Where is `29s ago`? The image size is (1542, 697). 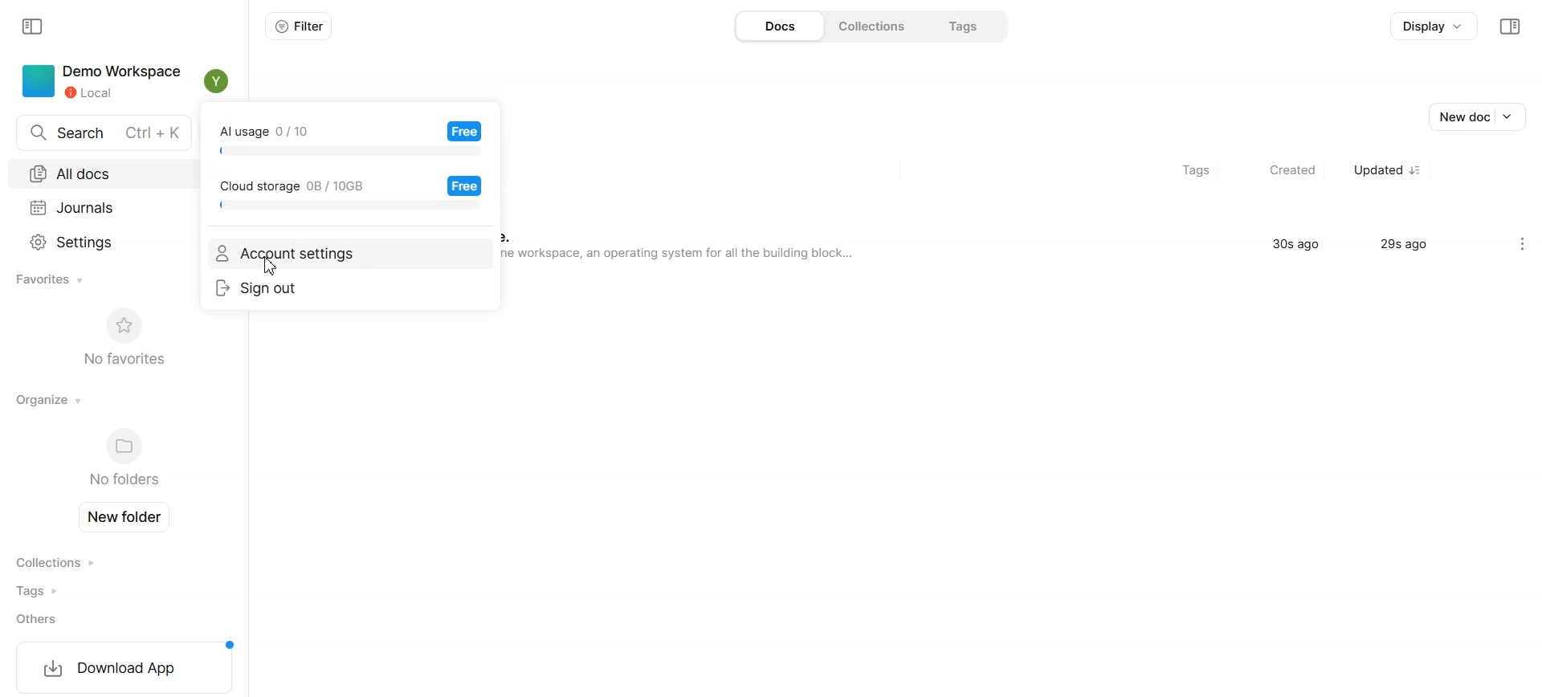 29s ago is located at coordinates (1410, 248).